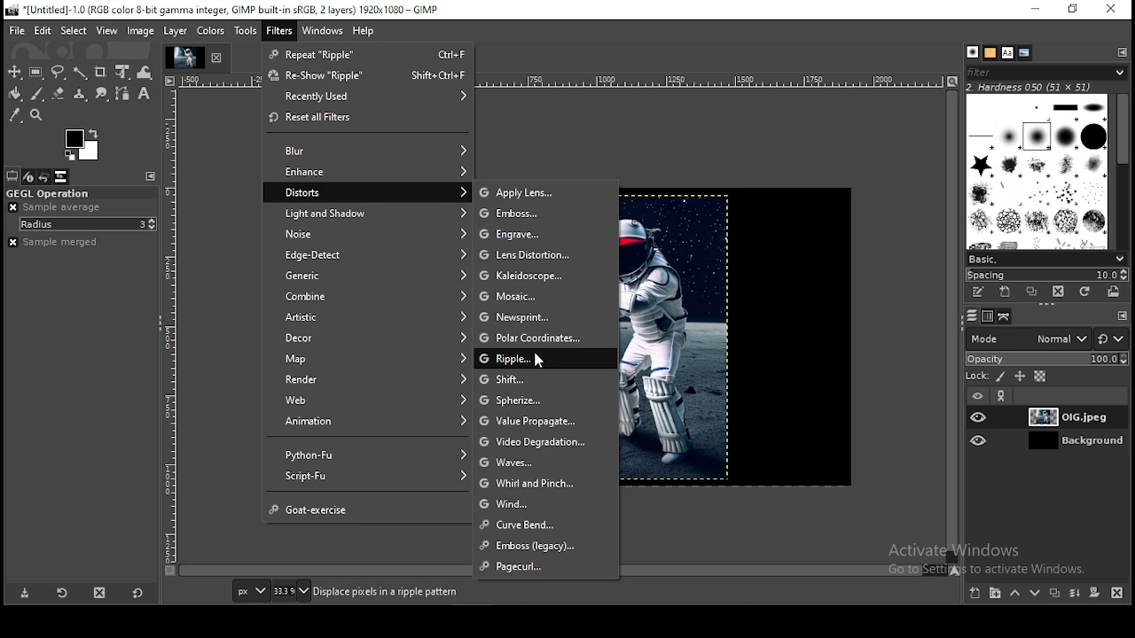  What do you see at coordinates (1005, 395) in the screenshot?
I see `link` at bounding box center [1005, 395].